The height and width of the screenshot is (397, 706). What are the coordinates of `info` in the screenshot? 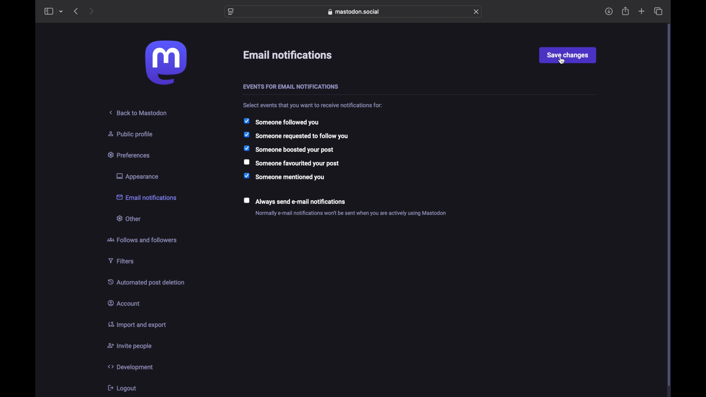 It's located at (314, 105).